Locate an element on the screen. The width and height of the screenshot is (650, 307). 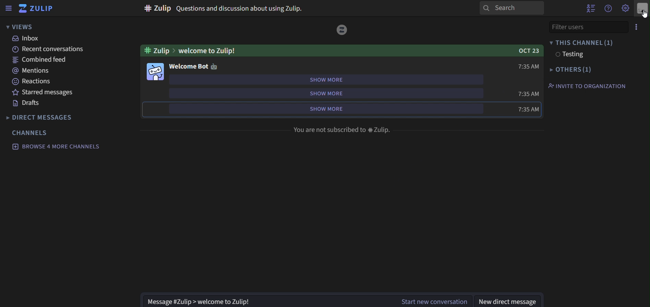
show more is located at coordinates (326, 79).